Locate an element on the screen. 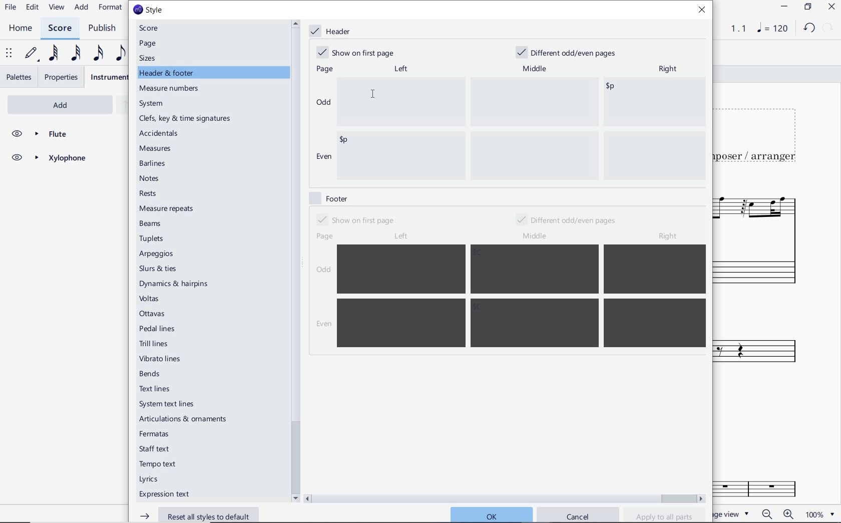 This screenshot has height=523, width=841. 16TH NOTE is located at coordinates (98, 53).